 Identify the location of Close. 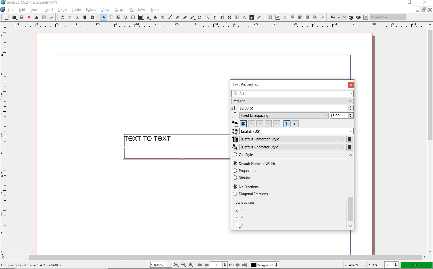
(429, 10).